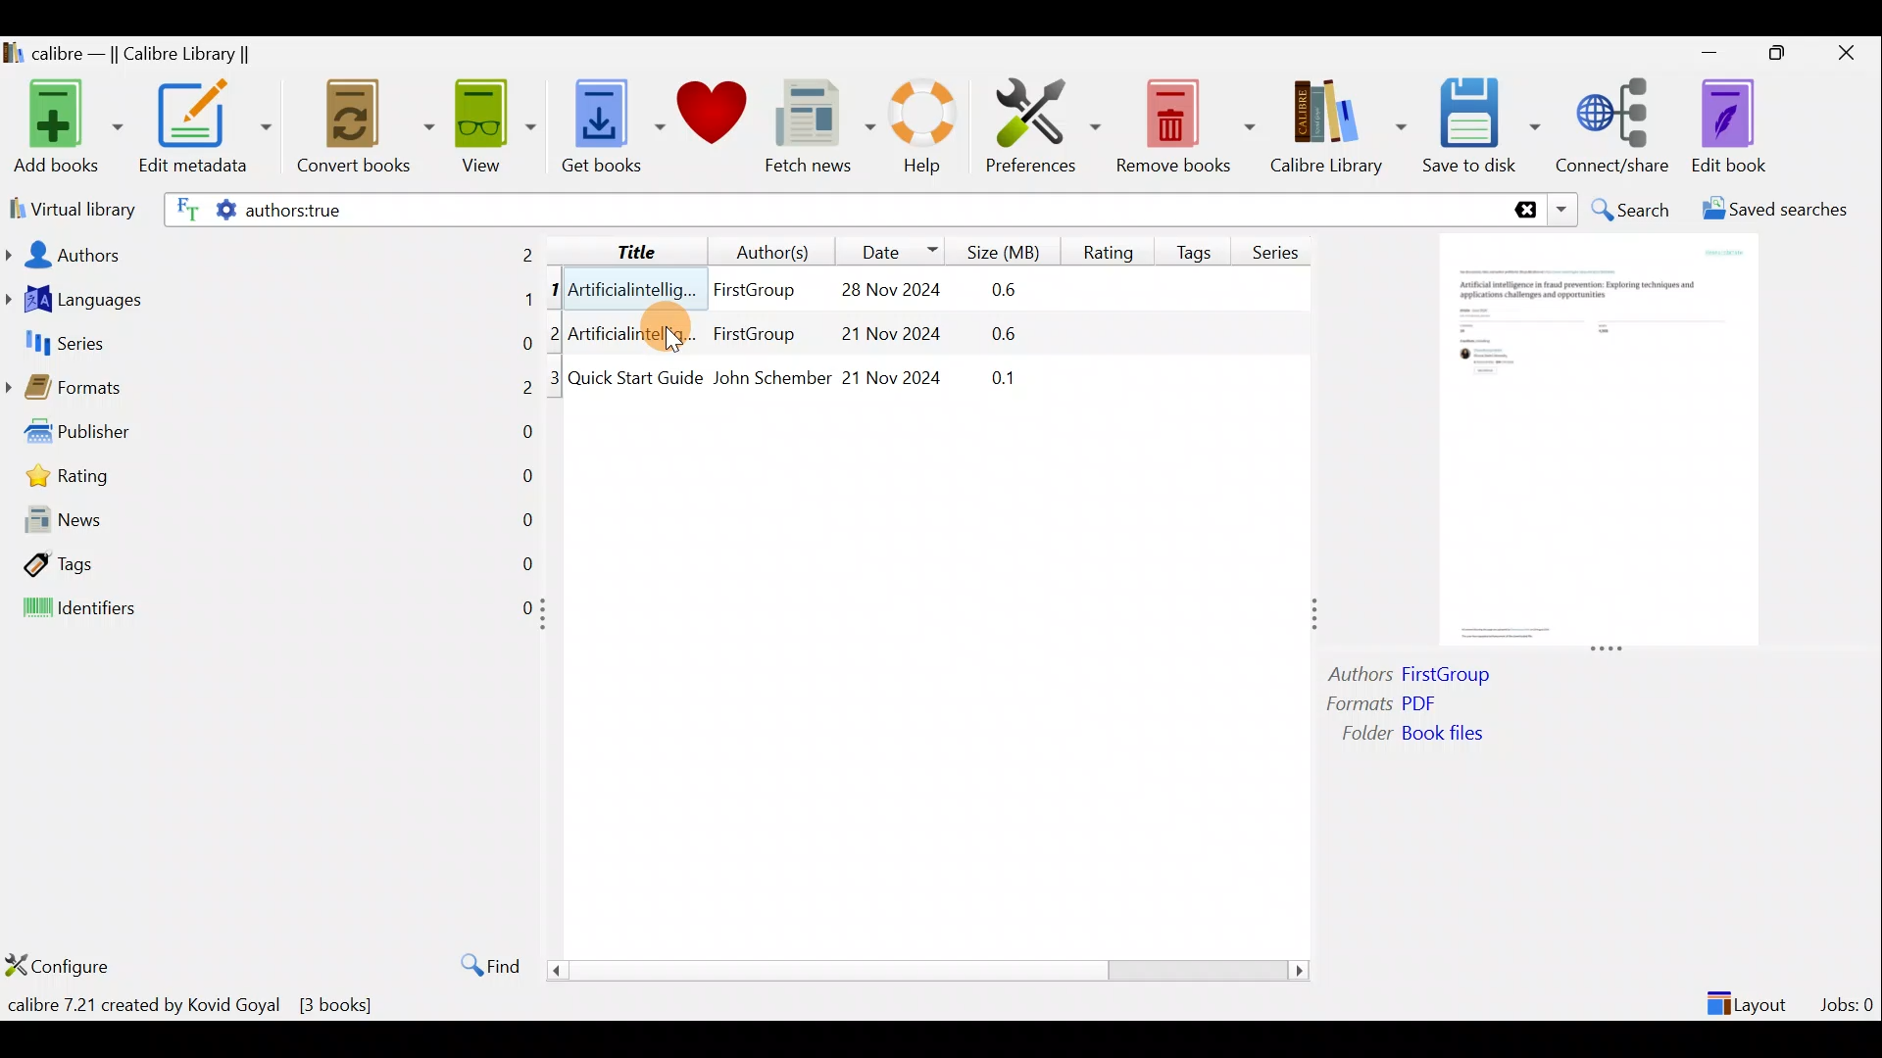 The height and width of the screenshot is (1058, 1882). What do you see at coordinates (1316, 616) in the screenshot?
I see `Adjust column to the right` at bounding box center [1316, 616].